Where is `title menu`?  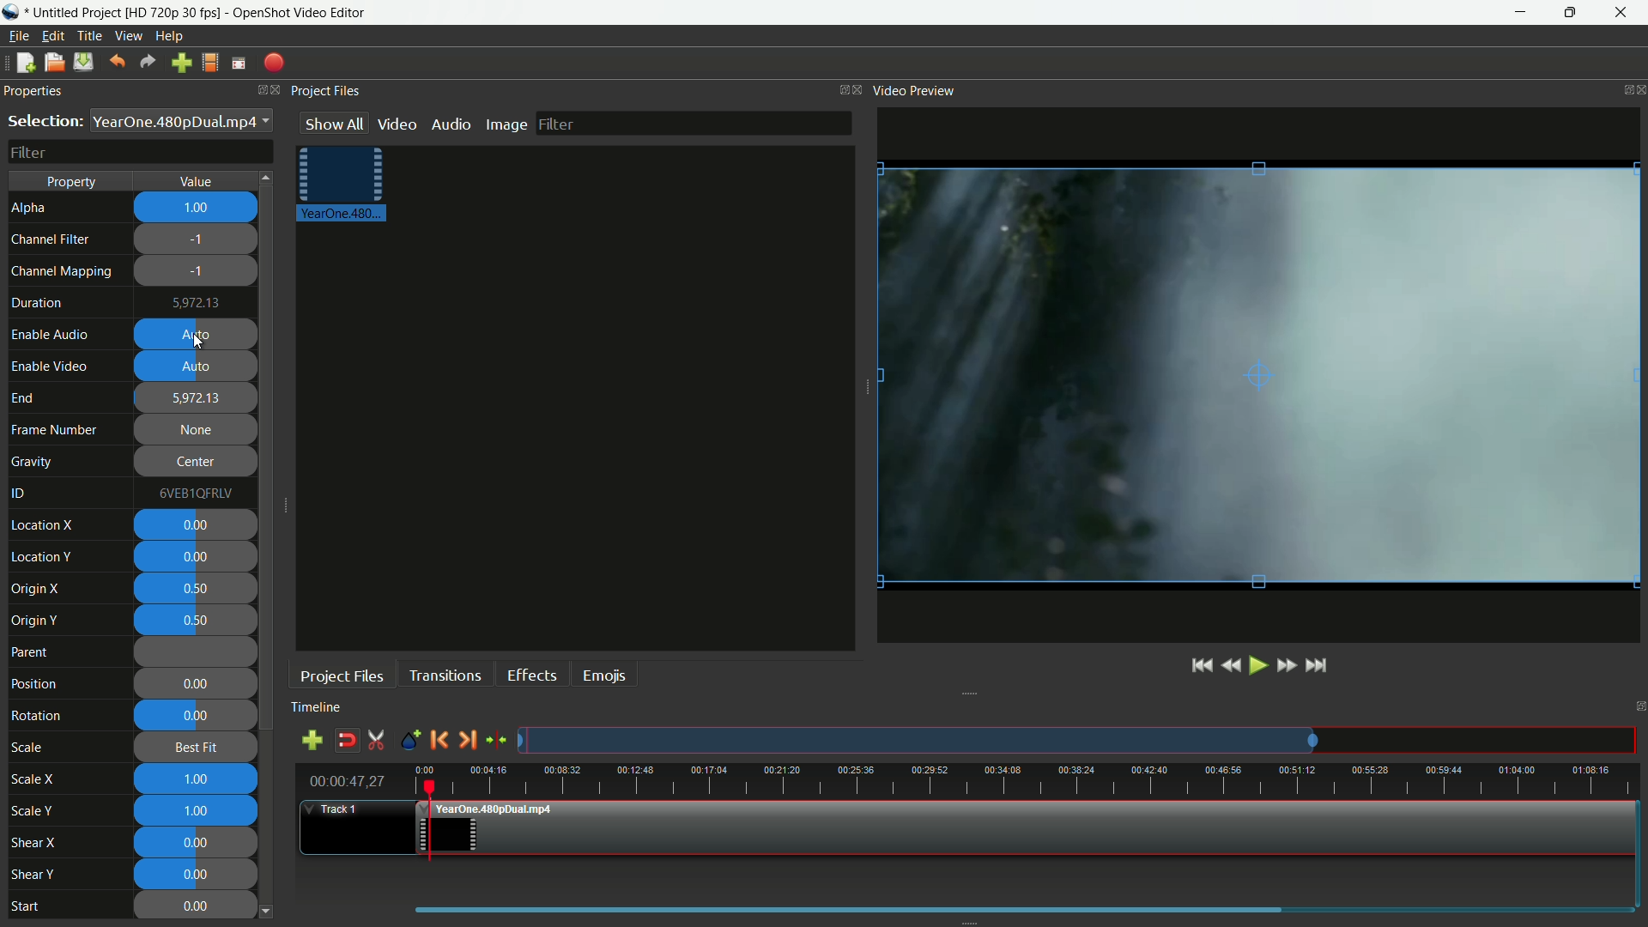
title menu is located at coordinates (90, 36).